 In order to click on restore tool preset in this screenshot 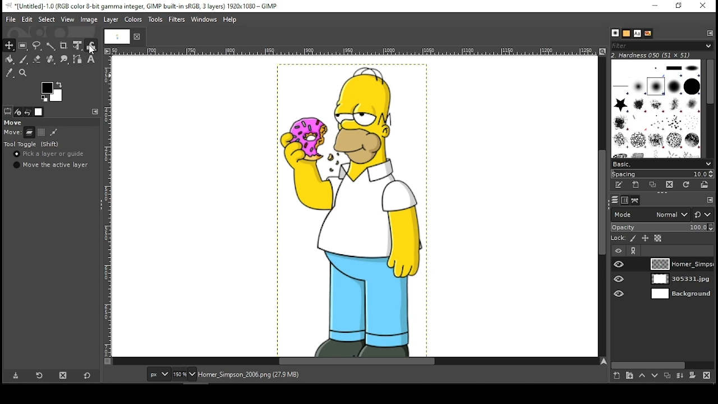, I will do `click(39, 375)`.